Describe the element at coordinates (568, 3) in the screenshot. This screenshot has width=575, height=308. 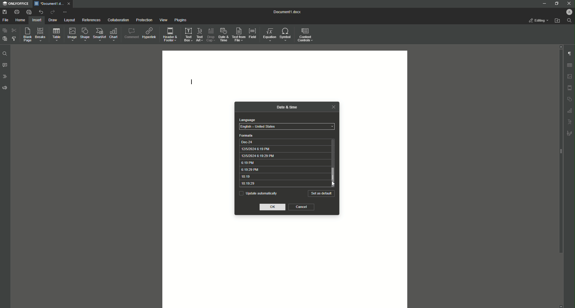
I see `Close` at that location.